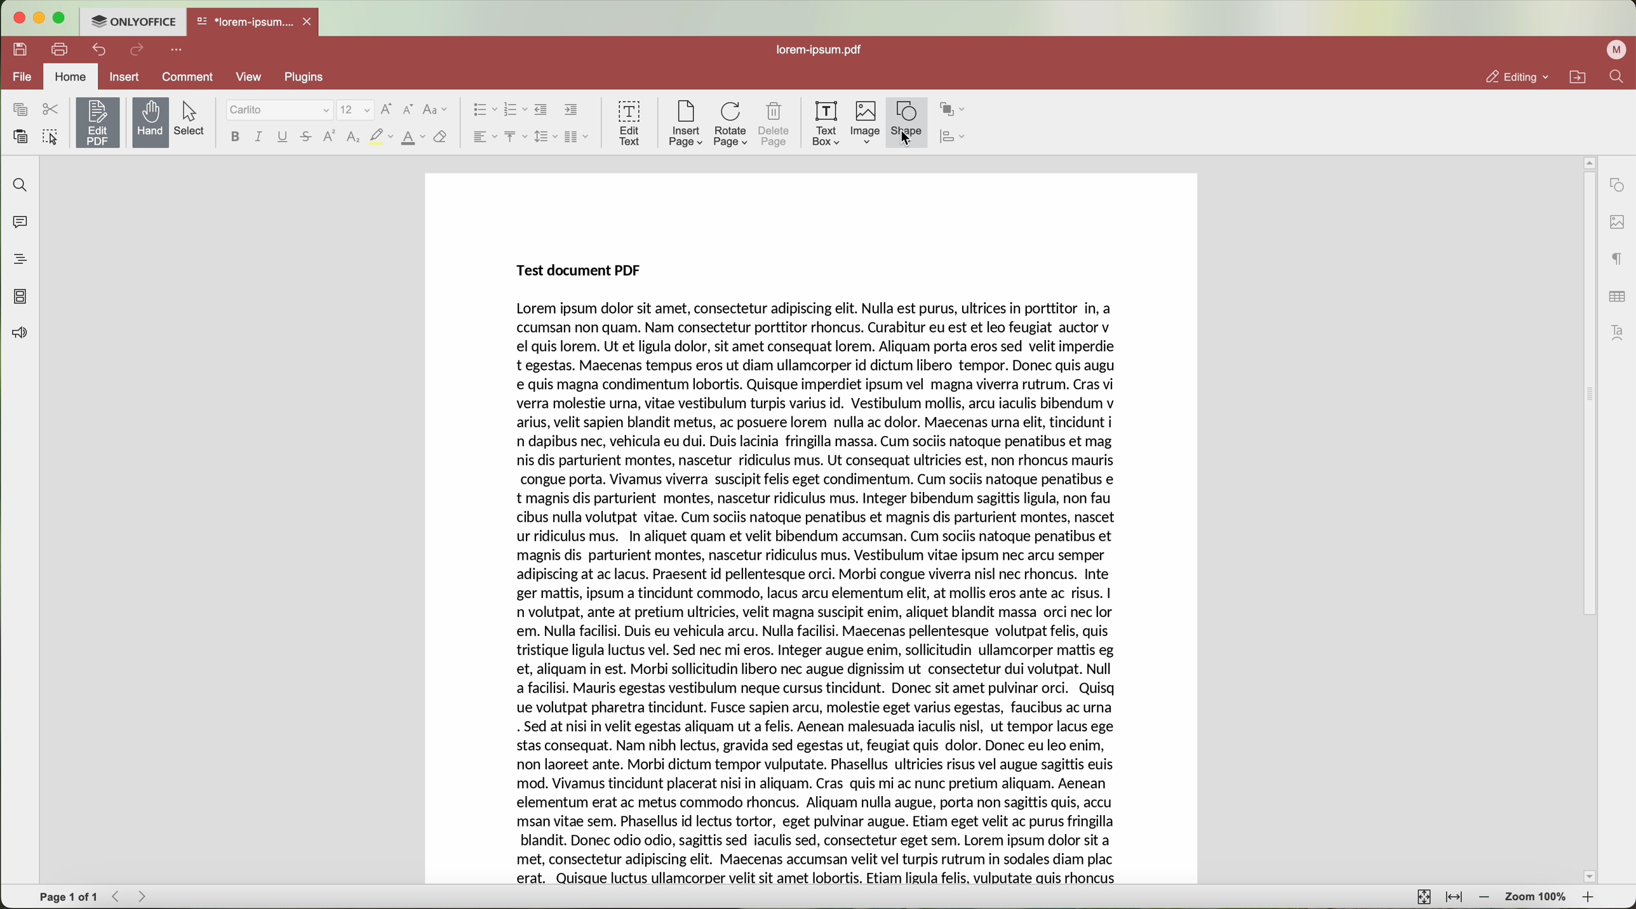  What do you see at coordinates (1456, 898) in the screenshot?
I see `fit to width` at bounding box center [1456, 898].